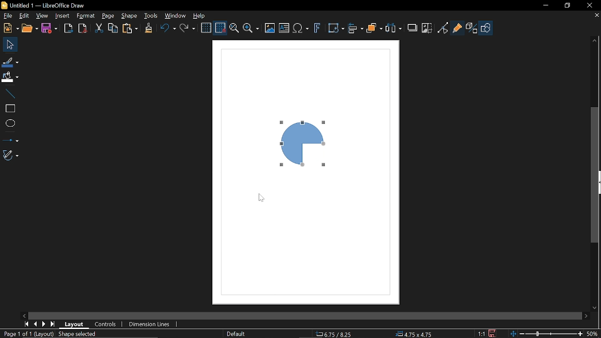 This screenshot has width=601, height=338. I want to click on Fill color, so click(10, 77).